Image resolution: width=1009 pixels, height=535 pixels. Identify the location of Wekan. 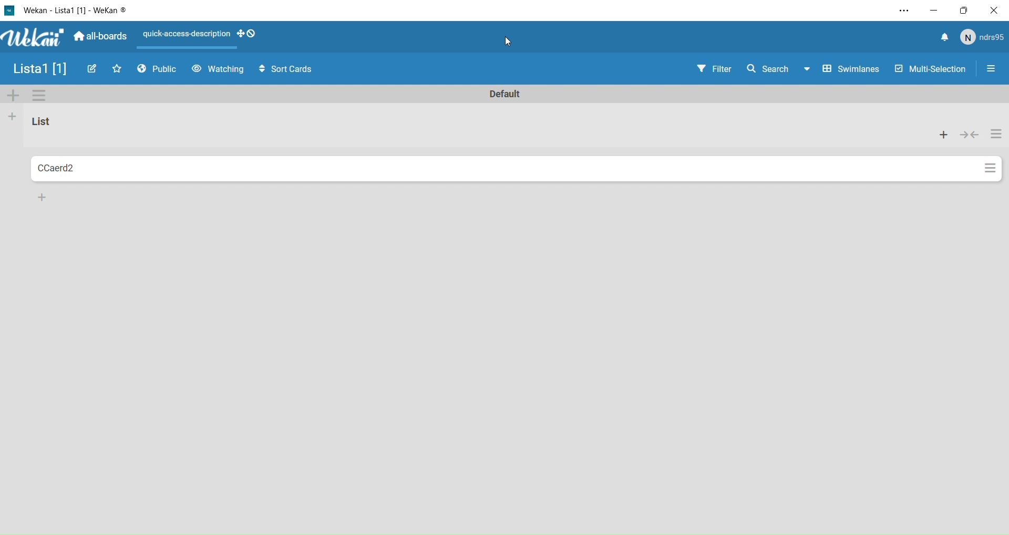
(34, 40).